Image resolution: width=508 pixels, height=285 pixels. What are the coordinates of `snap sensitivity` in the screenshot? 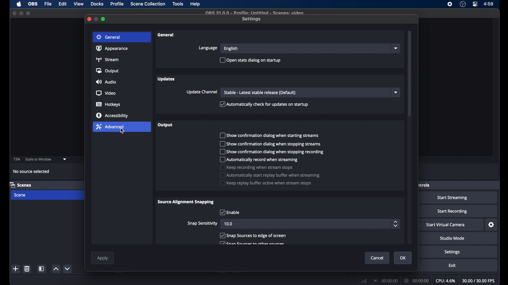 It's located at (202, 223).